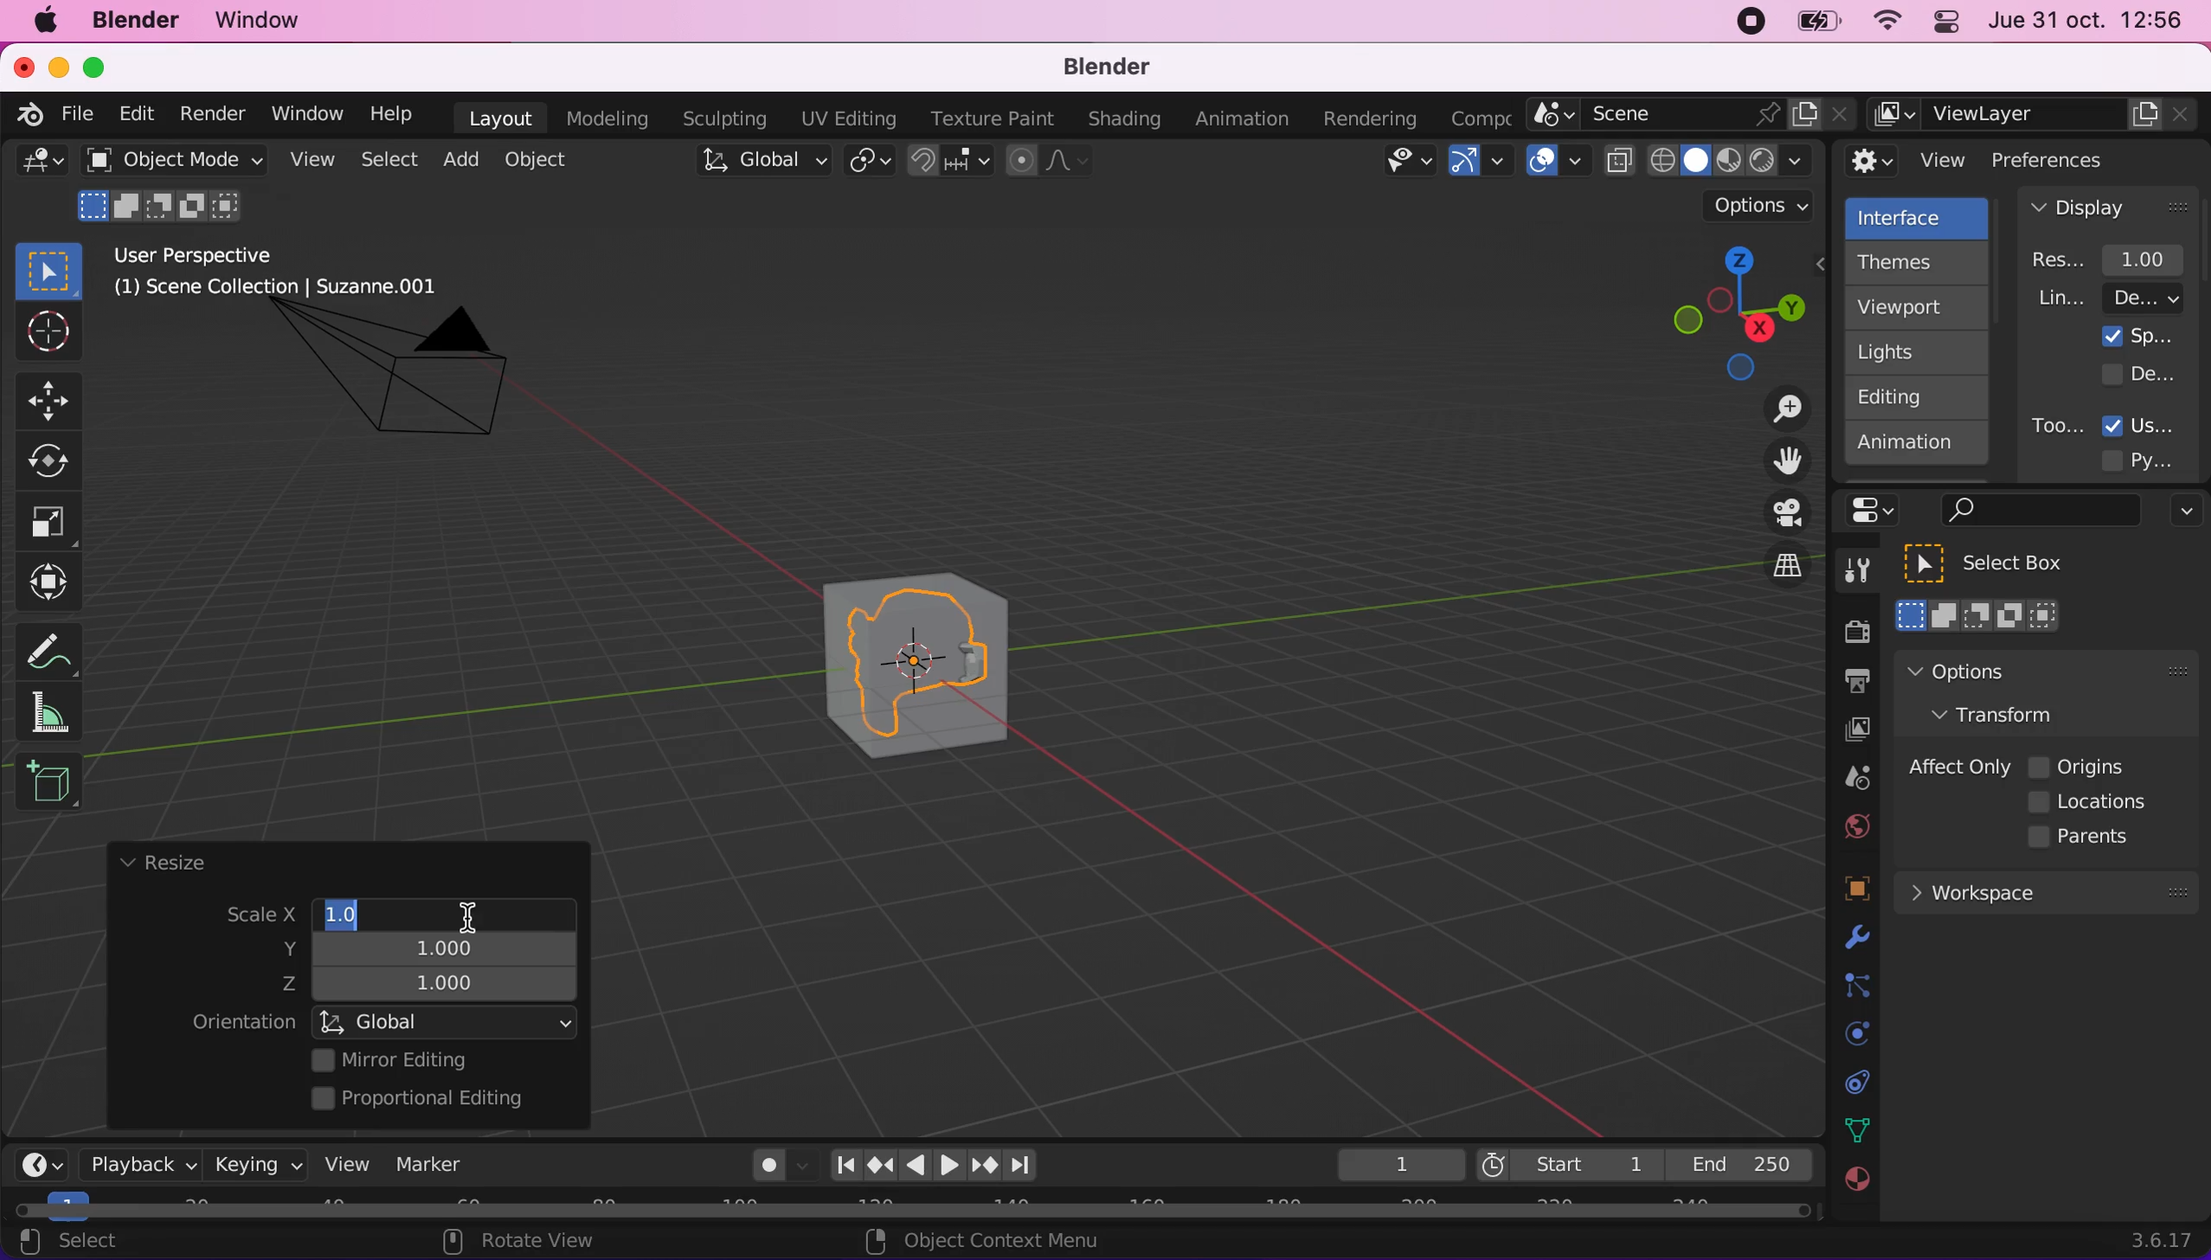  What do you see at coordinates (388, 161) in the screenshot?
I see `select` at bounding box center [388, 161].